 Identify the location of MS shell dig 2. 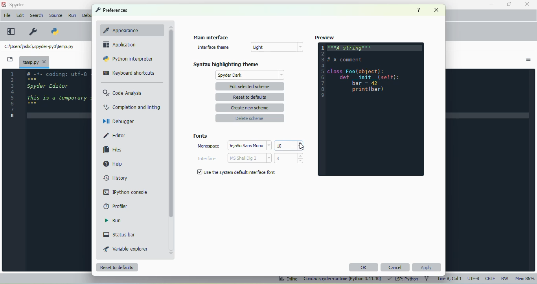
(249, 158).